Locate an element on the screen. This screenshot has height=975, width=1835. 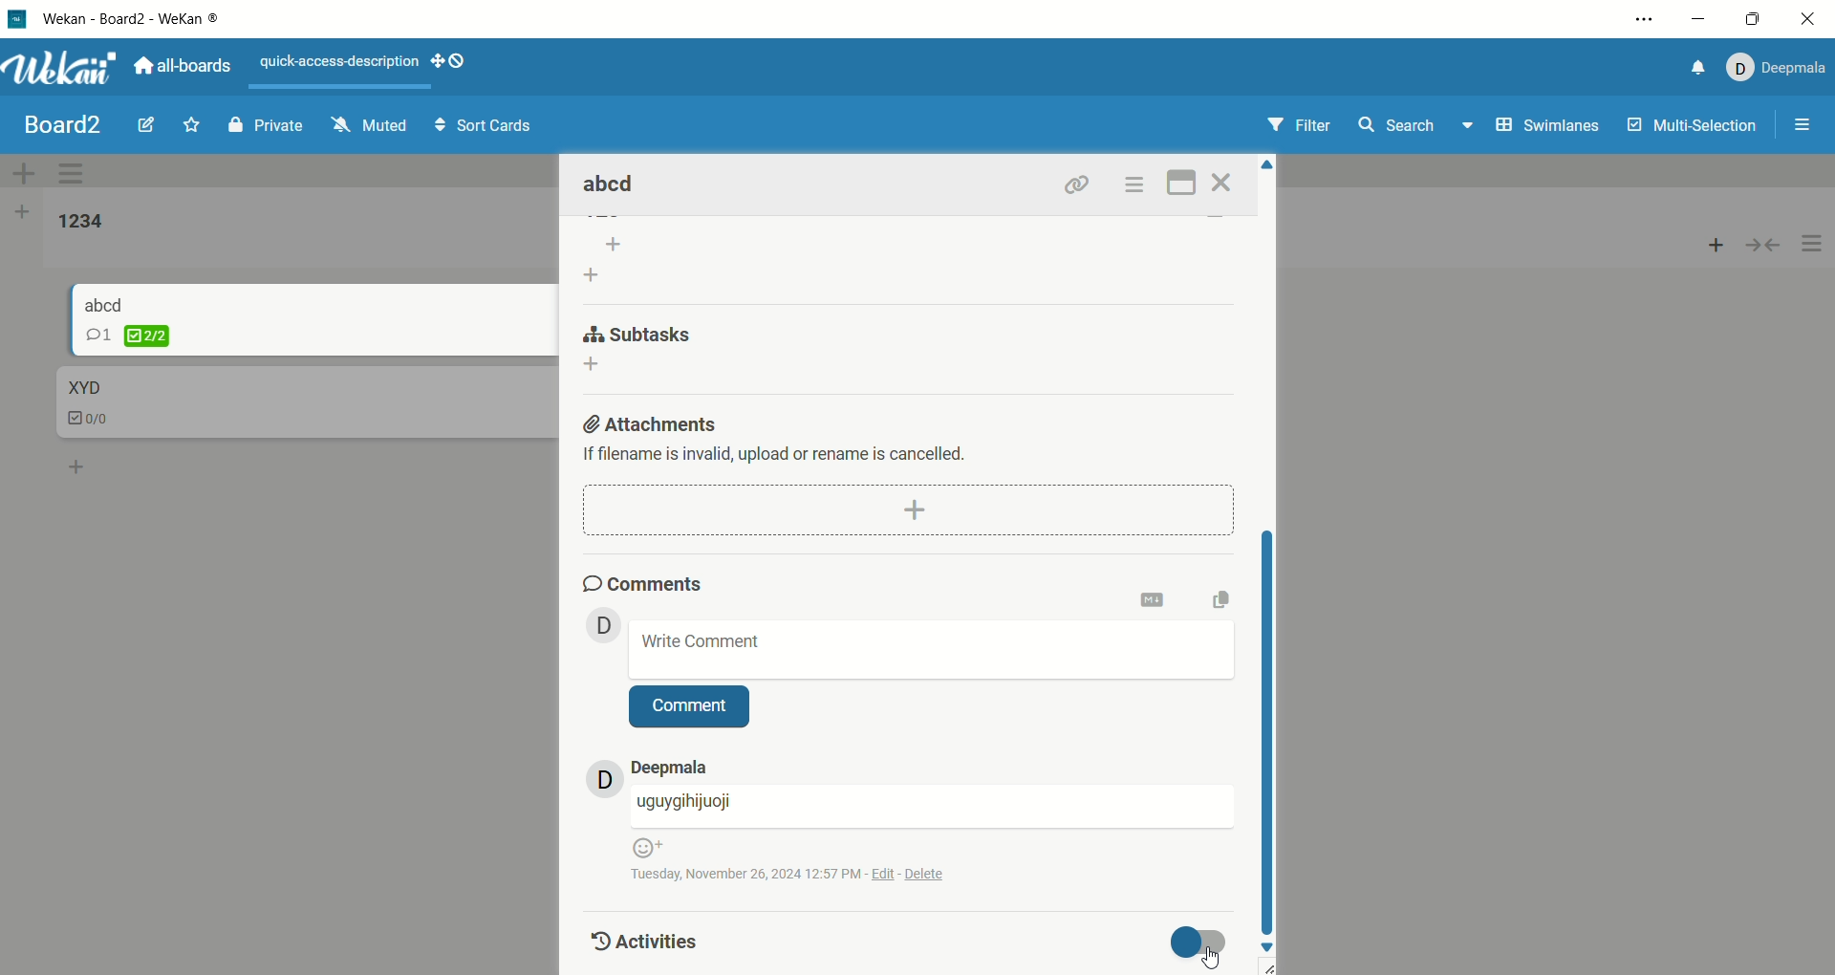
sort cards is located at coordinates (483, 127).